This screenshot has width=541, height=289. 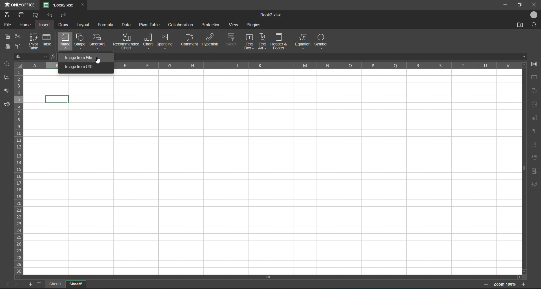 What do you see at coordinates (210, 40) in the screenshot?
I see `hyperlink` at bounding box center [210, 40].